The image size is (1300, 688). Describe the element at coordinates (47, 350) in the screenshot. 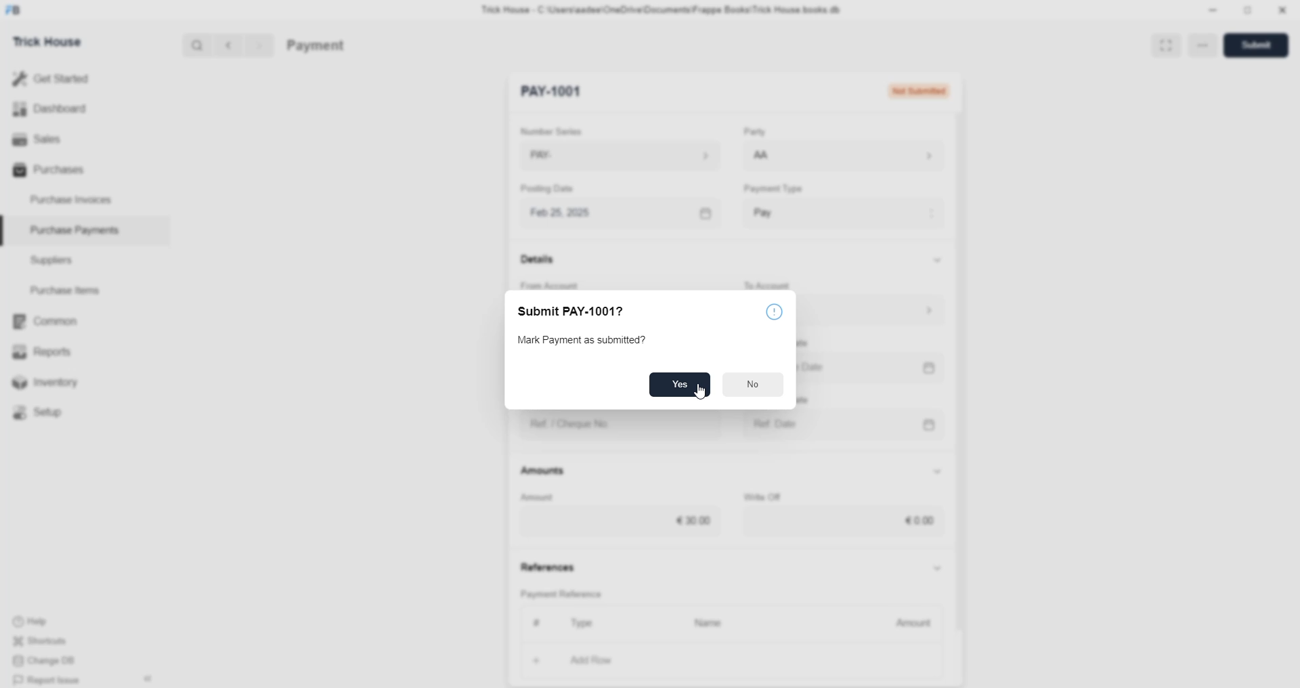

I see `Reports` at that location.